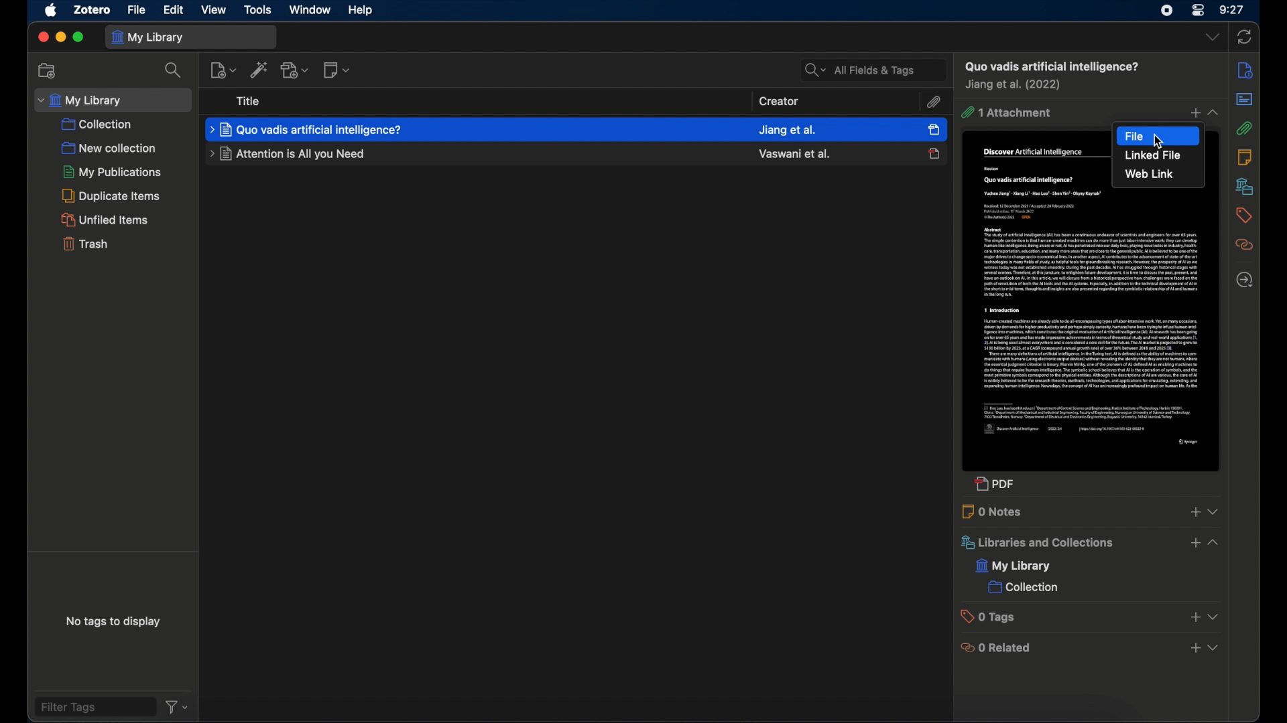 Image resolution: width=1287 pixels, height=723 pixels. Describe the element at coordinates (1199, 11) in the screenshot. I see `control center` at that location.